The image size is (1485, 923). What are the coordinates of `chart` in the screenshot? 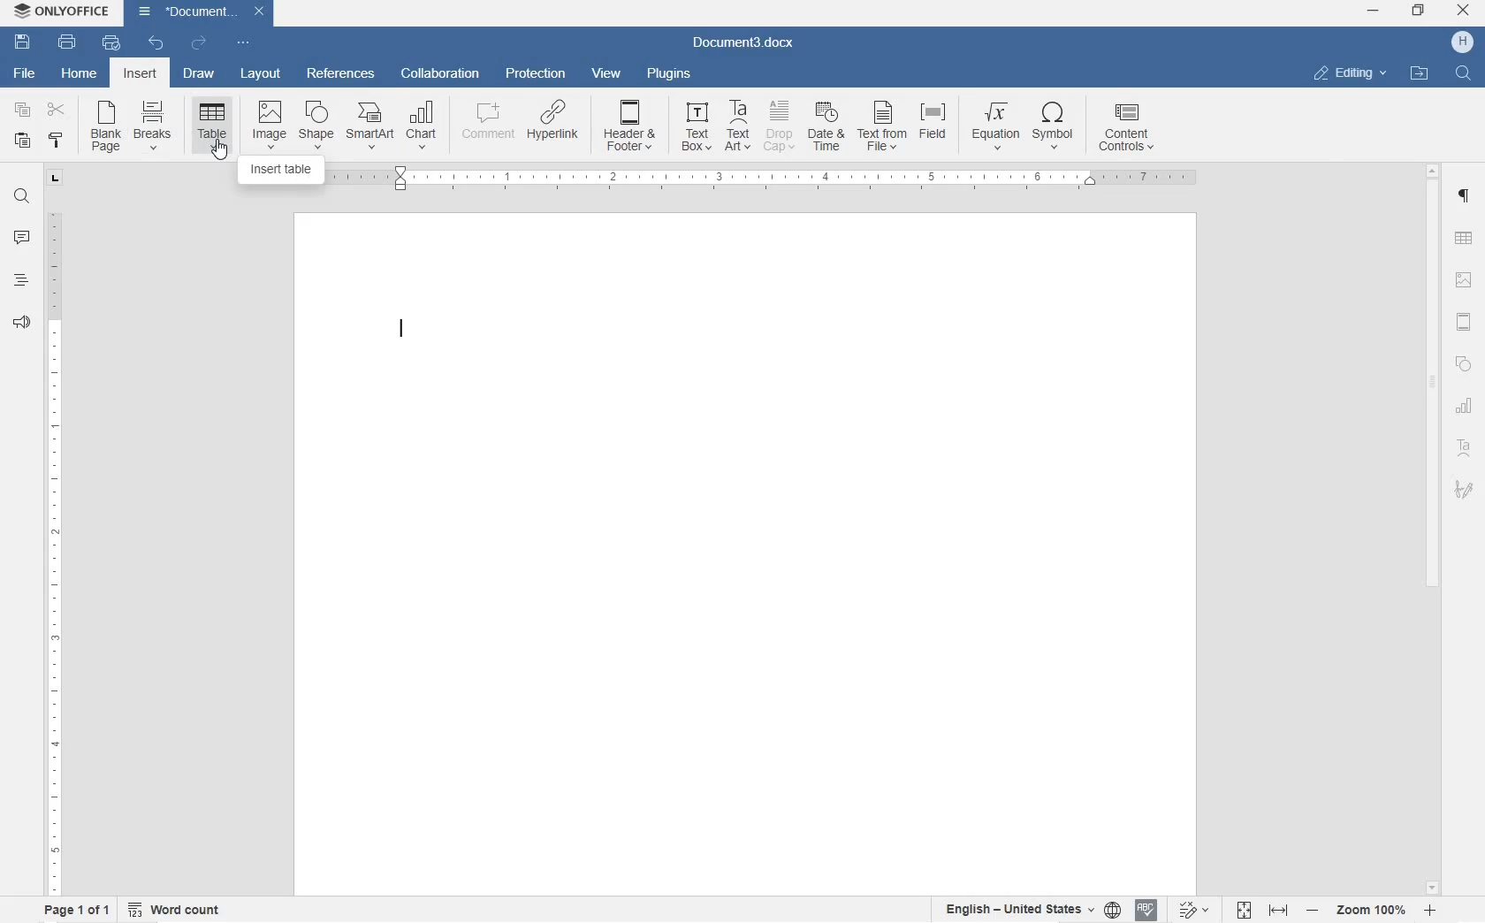 It's located at (423, 126).